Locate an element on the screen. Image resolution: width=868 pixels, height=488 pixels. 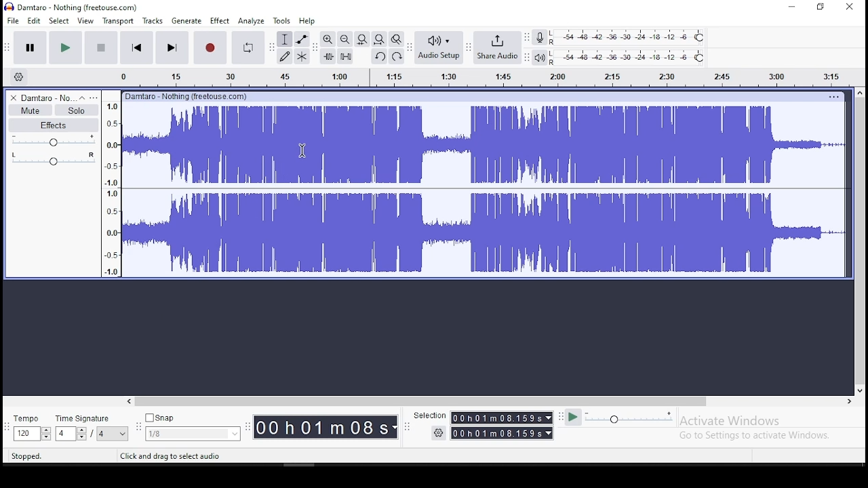
share audio is located at coordinates (498, 47).